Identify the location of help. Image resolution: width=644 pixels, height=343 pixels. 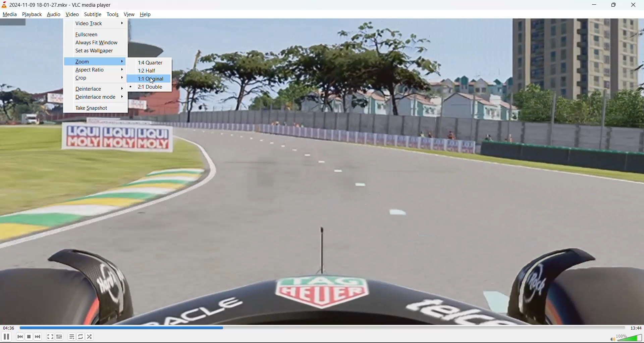
(147, 16).